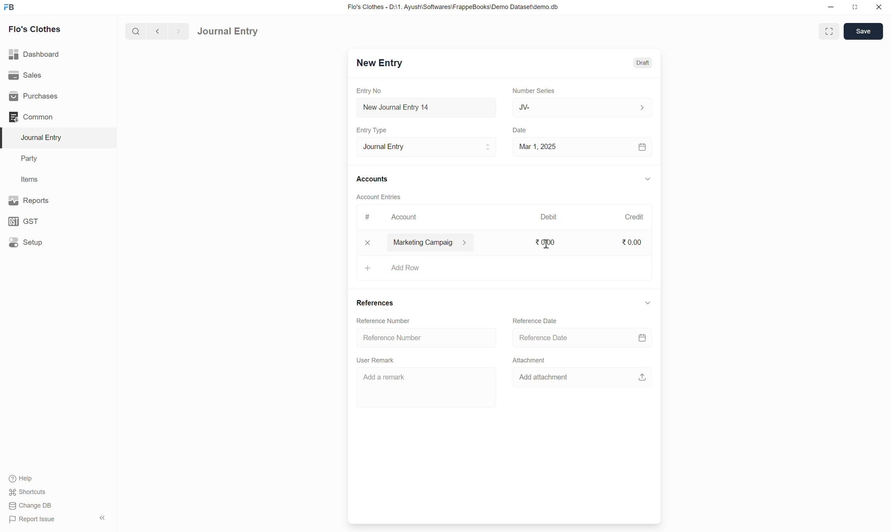  Describe the element at coordinates (36, 29) in the screenshot. I see `Flo's Clothes` at that location.